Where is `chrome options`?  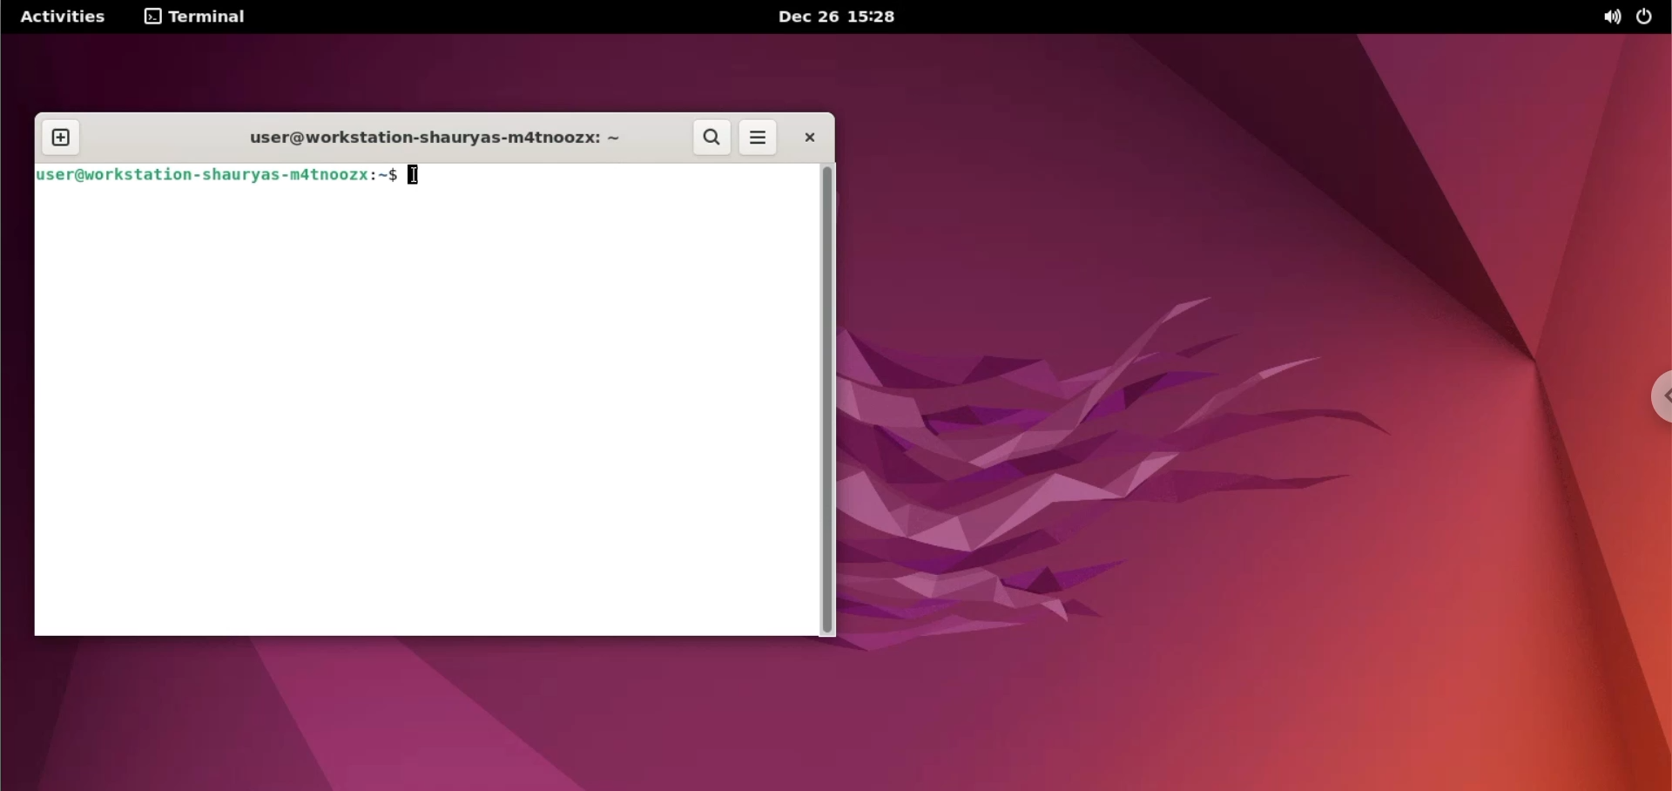 chrome options is located at coordinates (1652, 396).